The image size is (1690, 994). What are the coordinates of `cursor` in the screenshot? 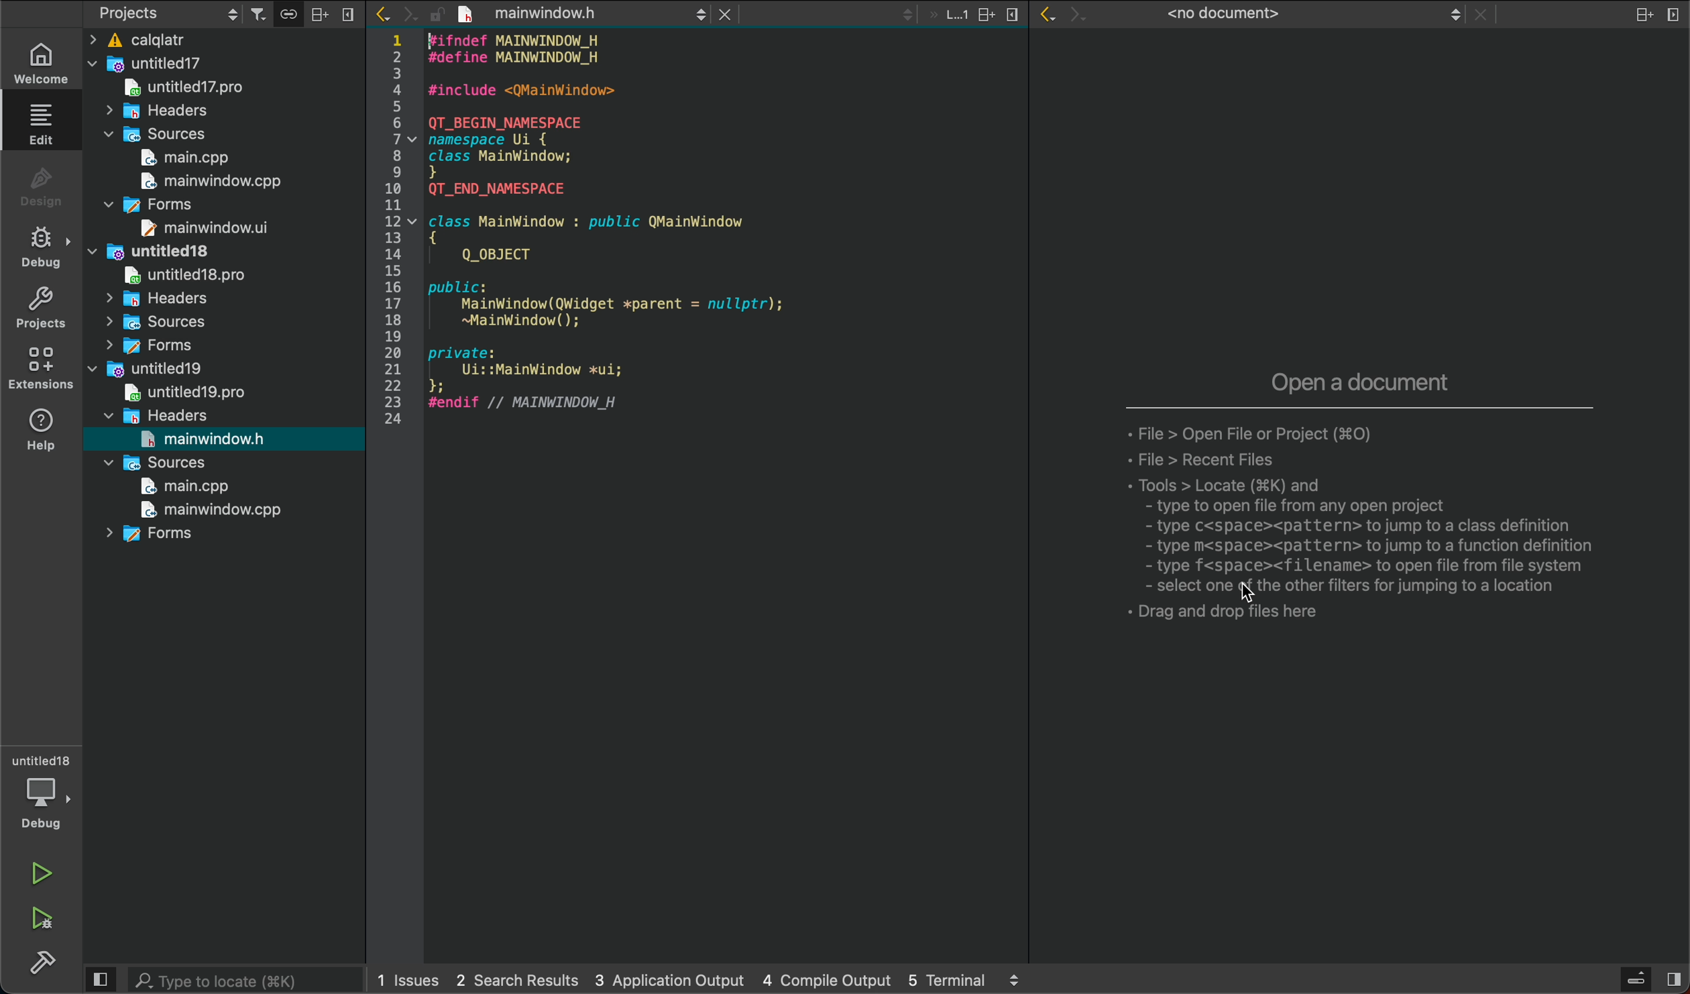 It's located at (1247, 595).